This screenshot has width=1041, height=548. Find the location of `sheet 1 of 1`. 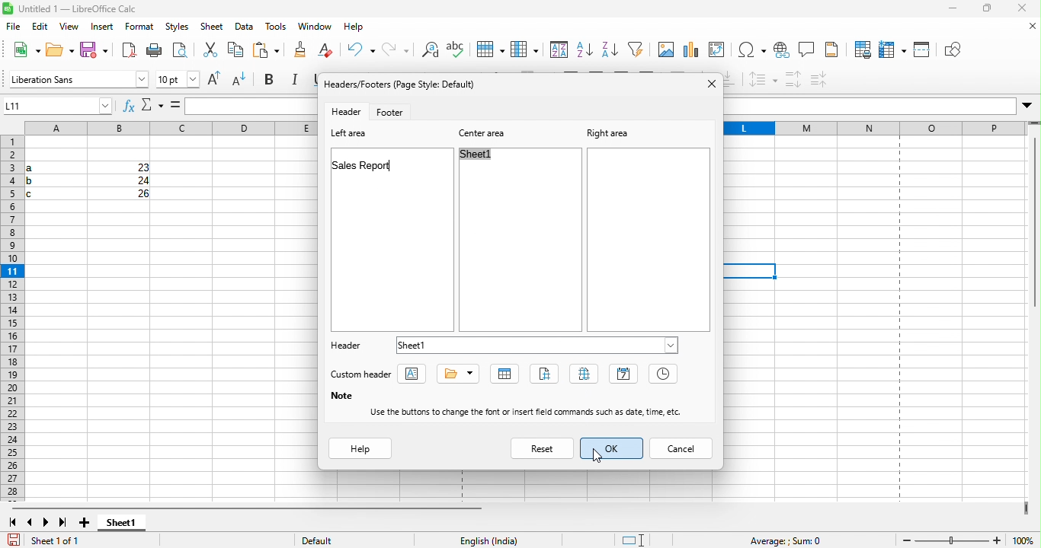

sheet 1 of 1 is located at coordinates (50, 538).